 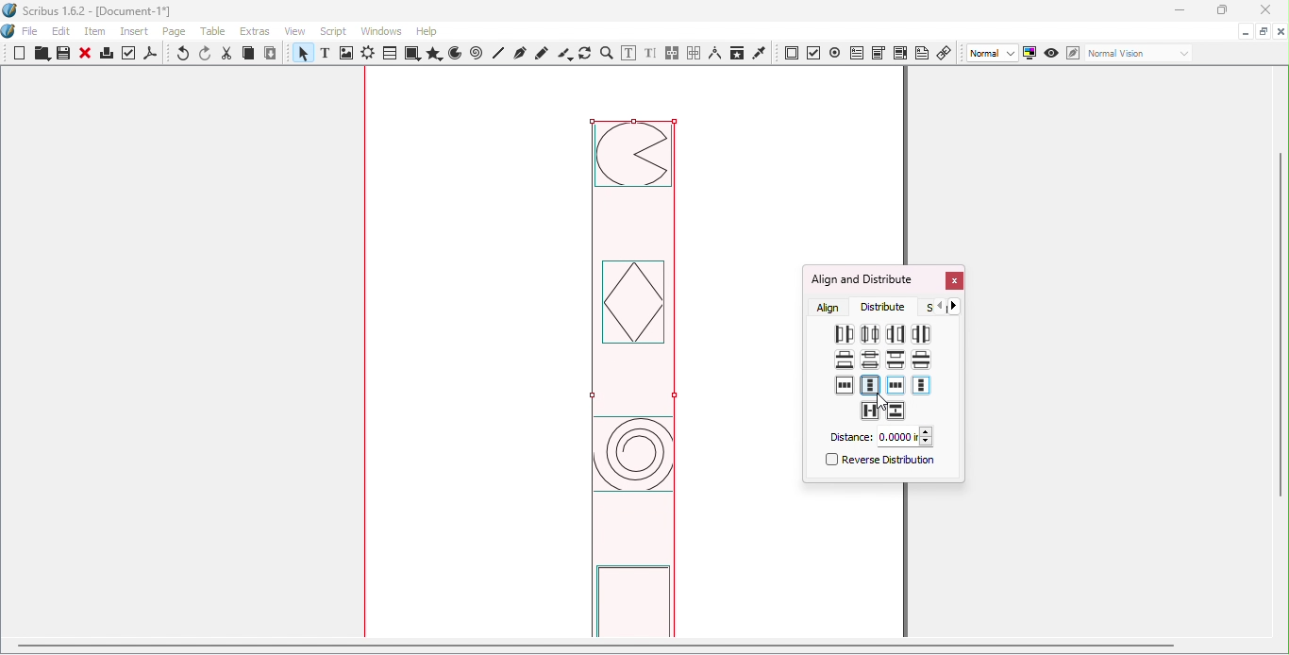 I want to click on Polygon, so click(x=432, y=54).